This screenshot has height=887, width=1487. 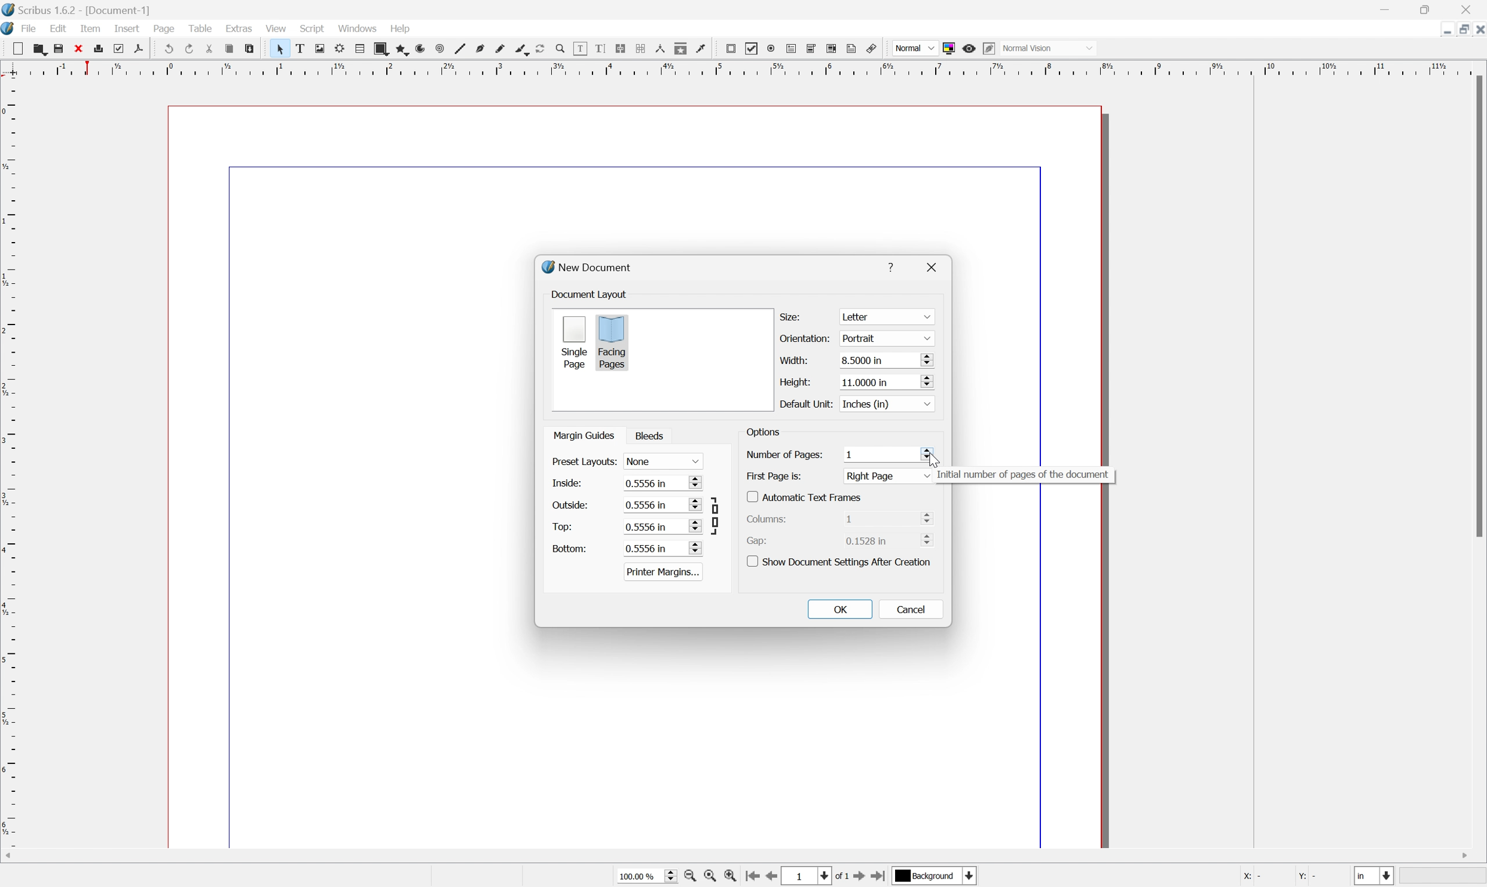 I want to click on left:, so click(x=567, y=484).